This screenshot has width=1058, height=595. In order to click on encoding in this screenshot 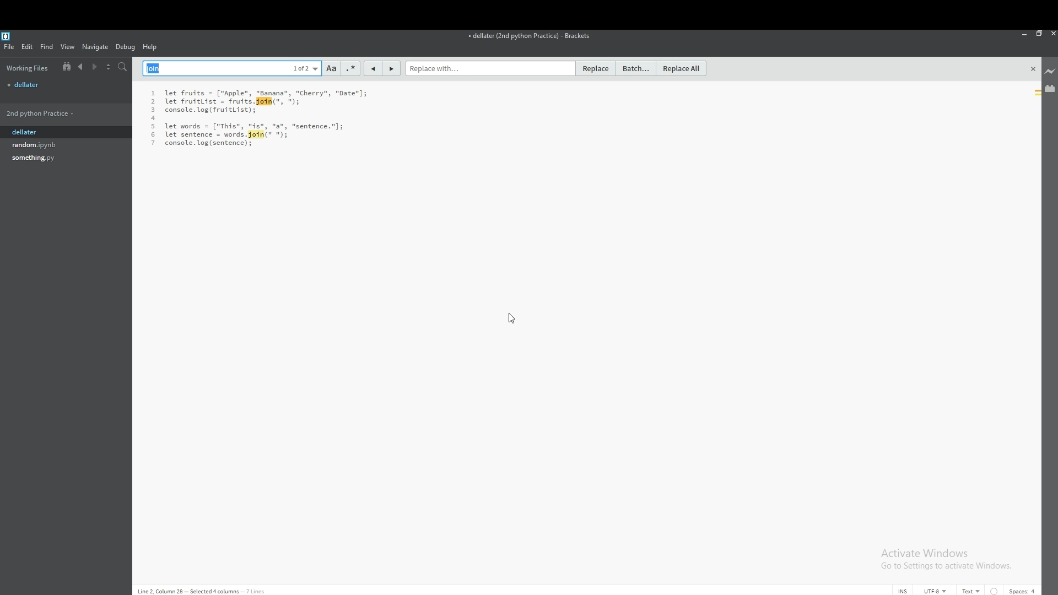, I will do `click(935, 591)`.